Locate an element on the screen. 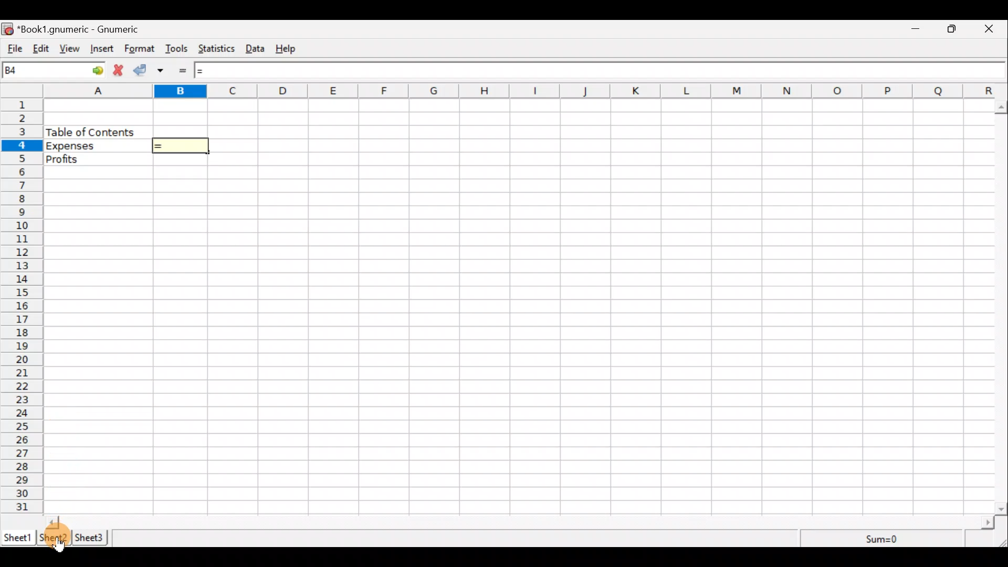  “Book1.gnumeric - Gnumeric is located at coordinates (84, 29).